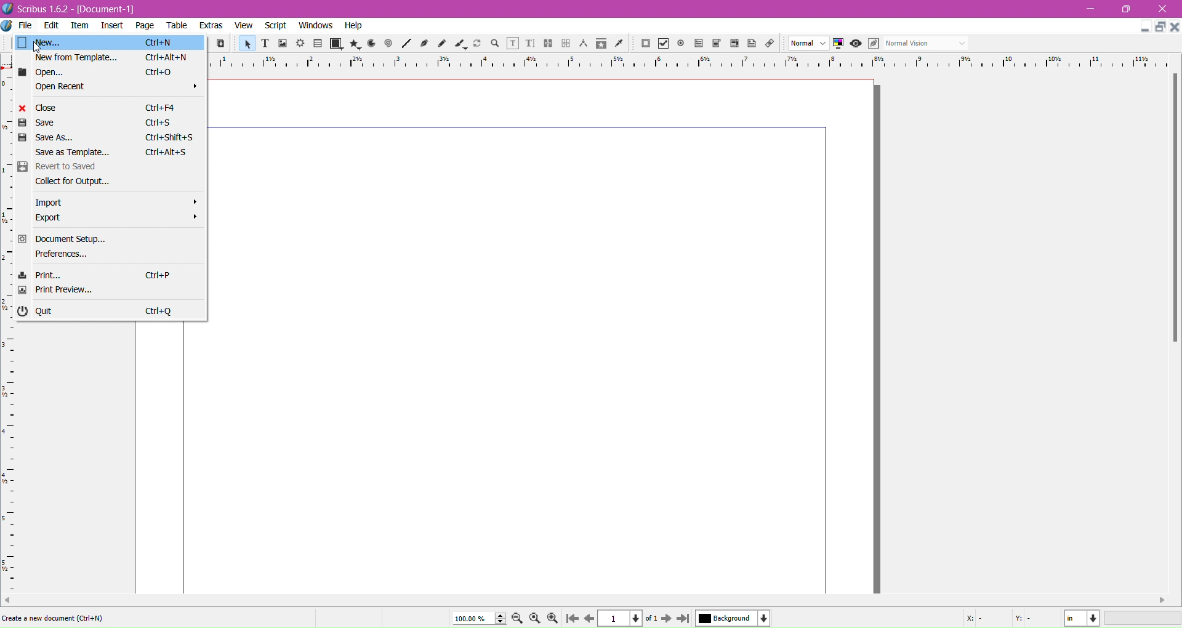  Describe the element at coordinates (315, 25) in the screenshot. I see `Windows` at that location.